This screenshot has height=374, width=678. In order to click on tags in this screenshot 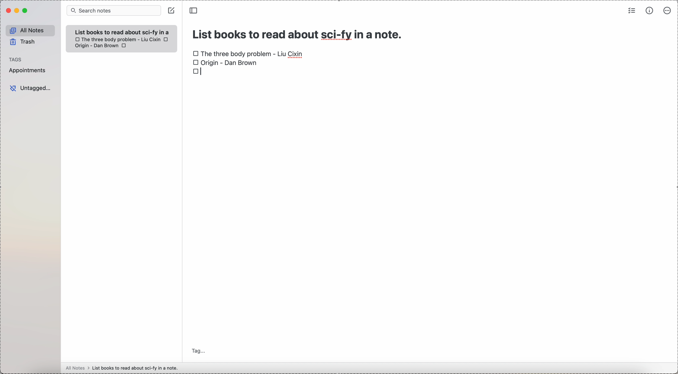, I will do `click(16, 59)`.